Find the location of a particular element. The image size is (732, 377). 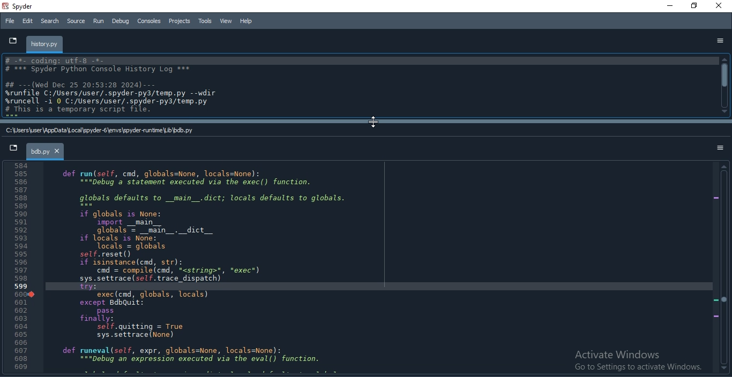

minimise is located at coordinates (668, 6).